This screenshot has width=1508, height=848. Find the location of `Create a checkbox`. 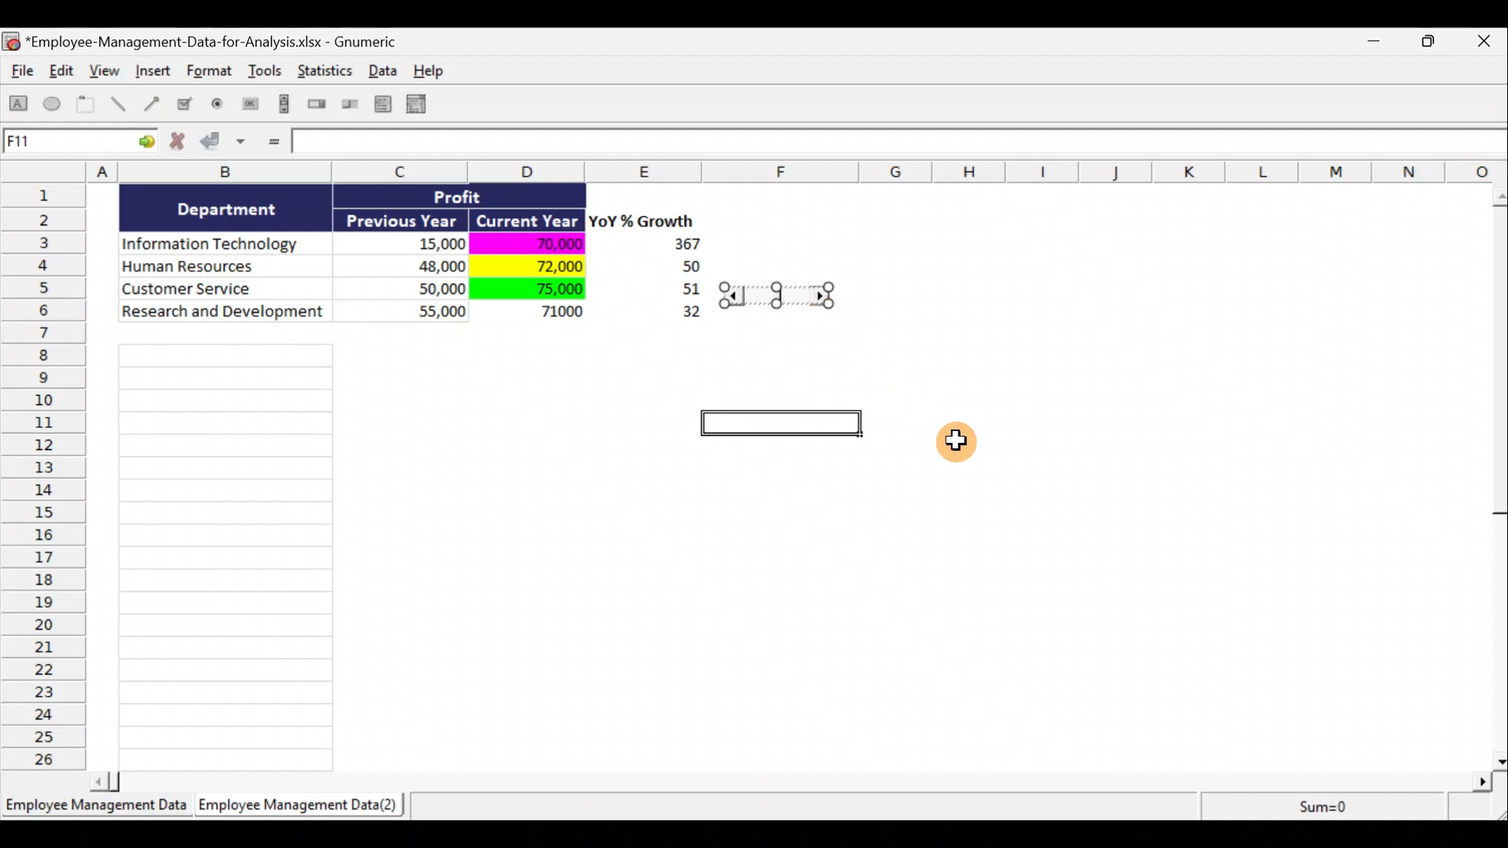

Create a checkbox is located at coordinates (185, 104).